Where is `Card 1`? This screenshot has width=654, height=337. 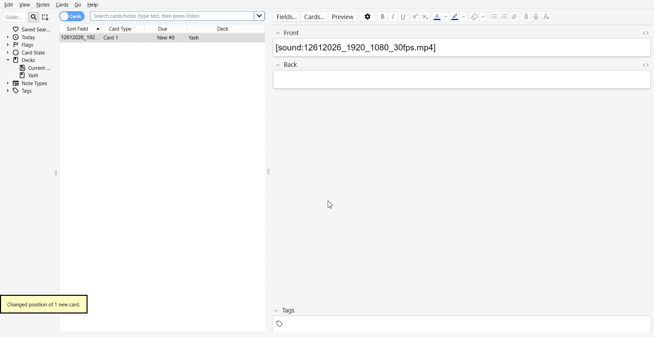
Card 1 is located at coordinates (113, 38).